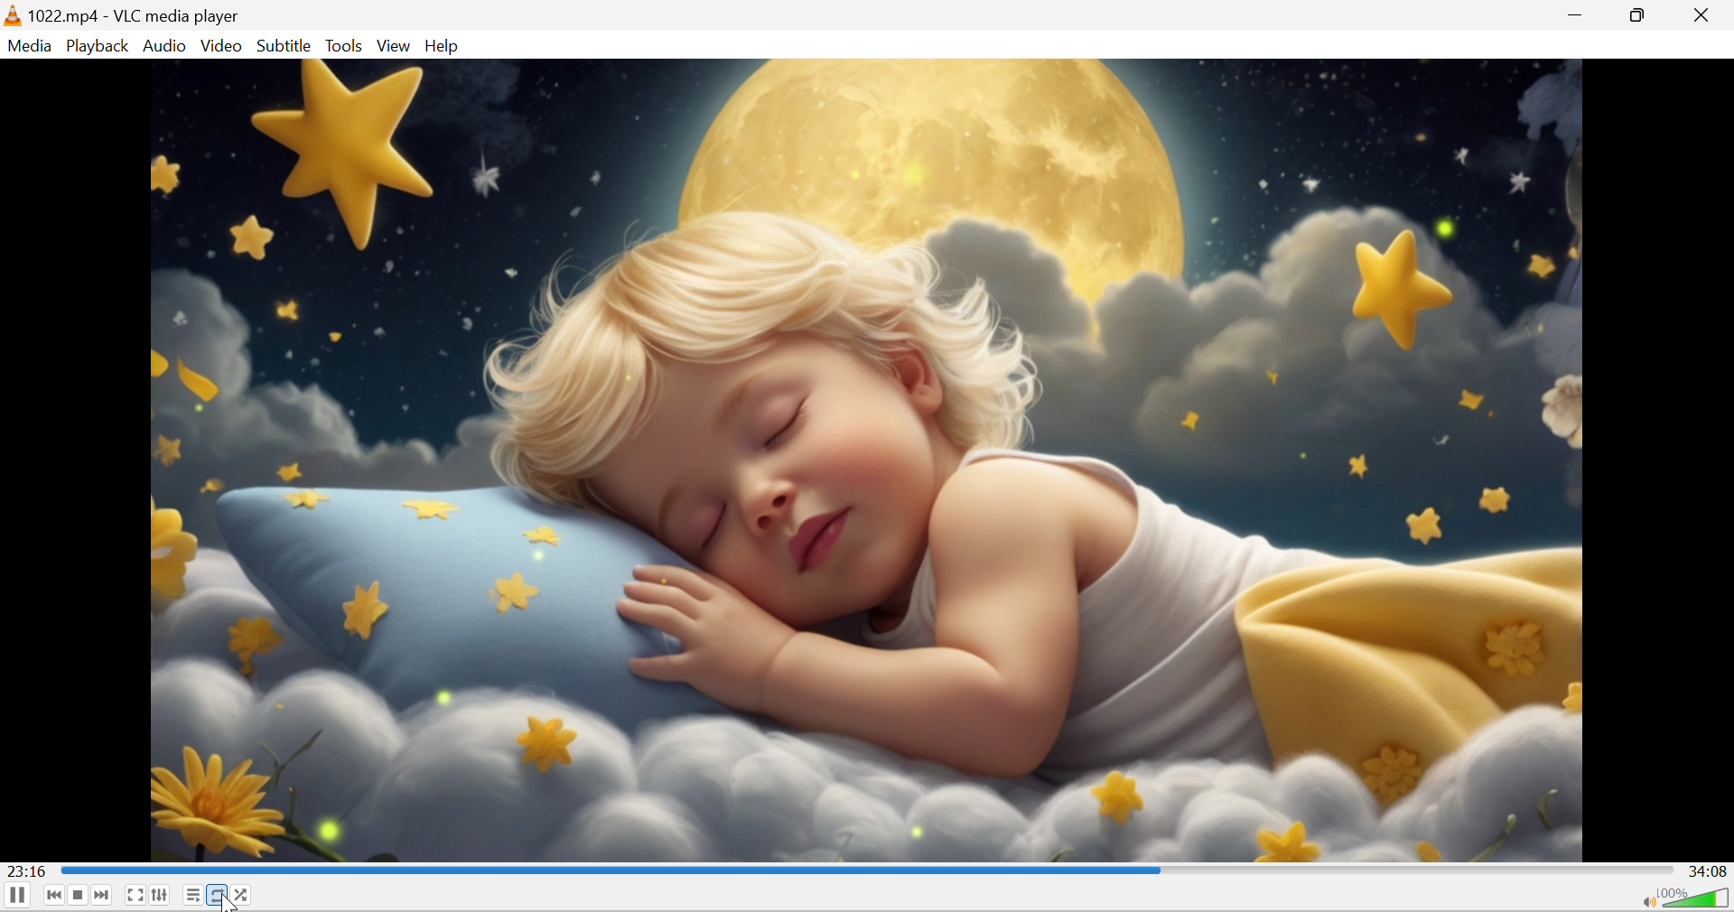 The height and width of the screenshot is (912, 1734). What do you see at coordinates (1701, 14) in the screenshot?
I see `Close` at bounding box center [1701, 14].